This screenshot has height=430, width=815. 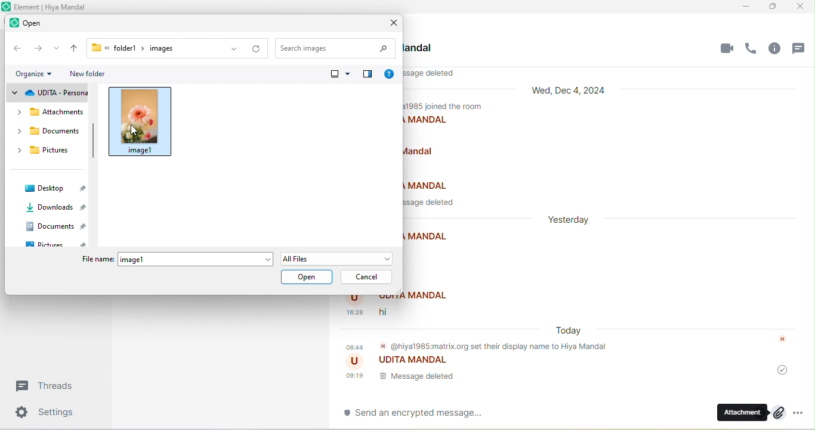 I want to click on today, so click(x=572, y=331).